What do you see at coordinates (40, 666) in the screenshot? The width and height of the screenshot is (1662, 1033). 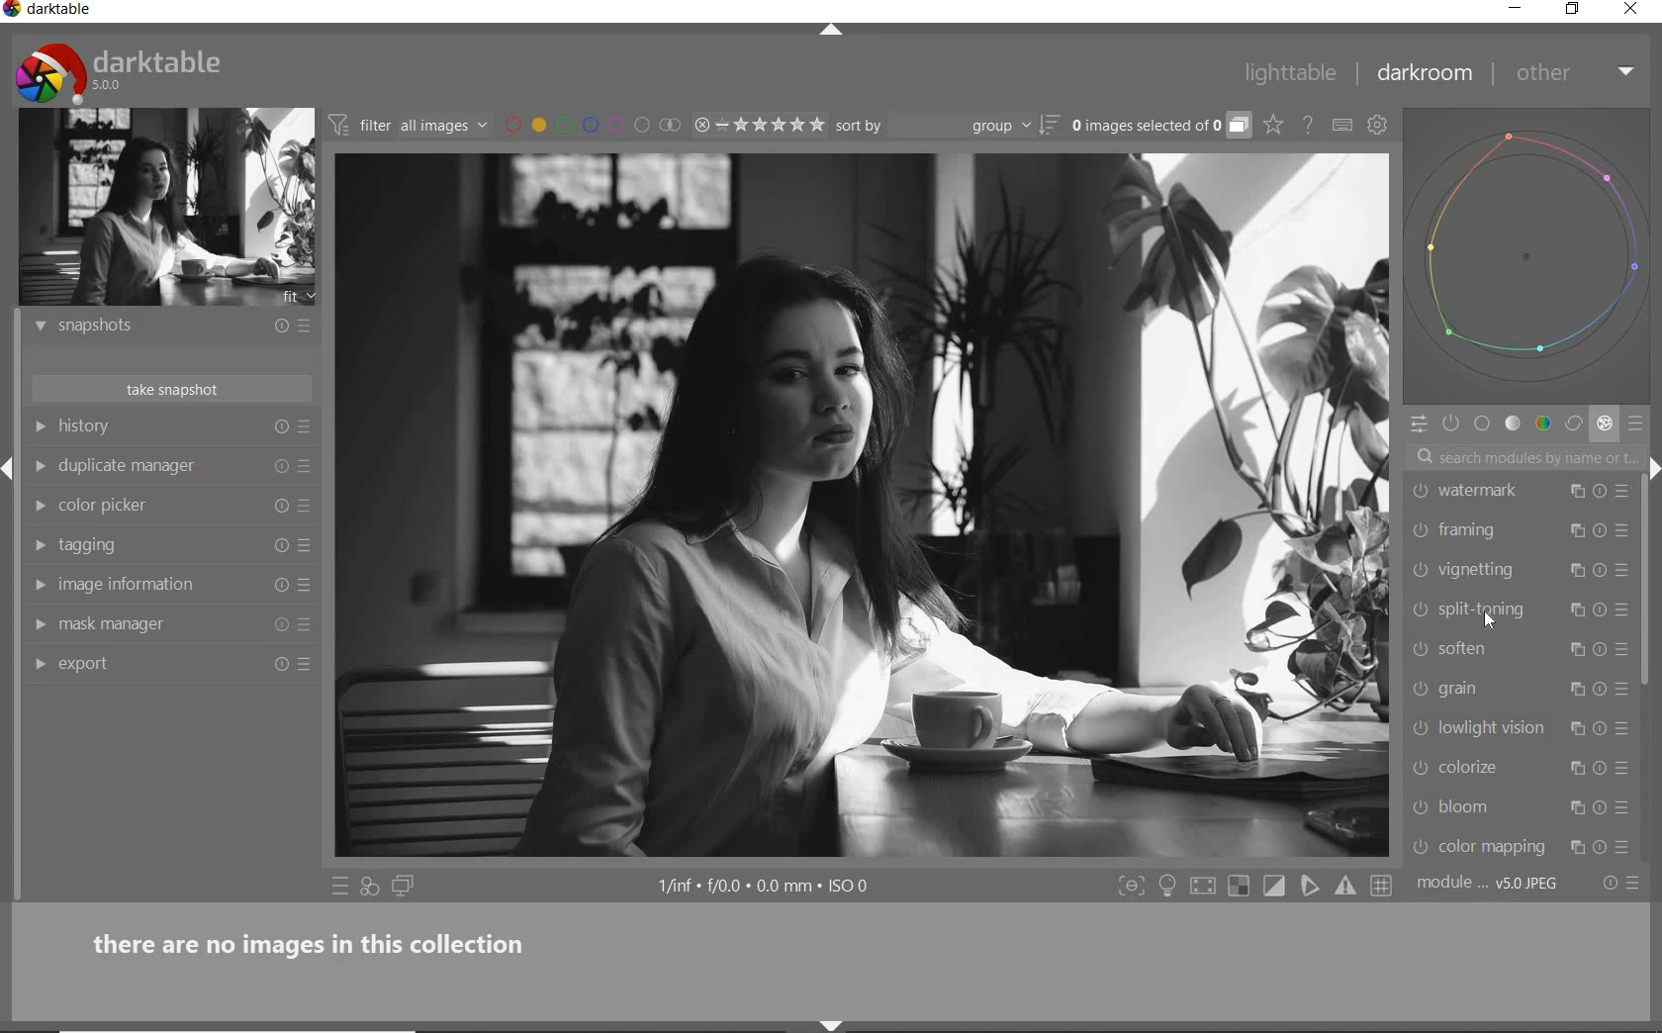 I see `show module` at bounding box center [40, 666].